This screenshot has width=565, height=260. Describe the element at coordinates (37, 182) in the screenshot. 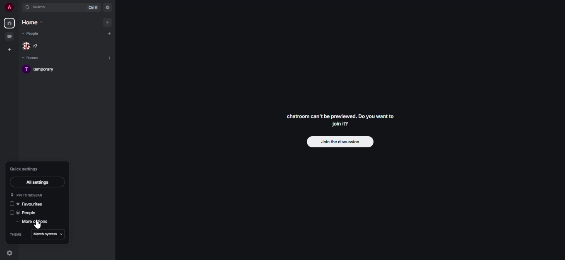

I see `all settings` at that location.